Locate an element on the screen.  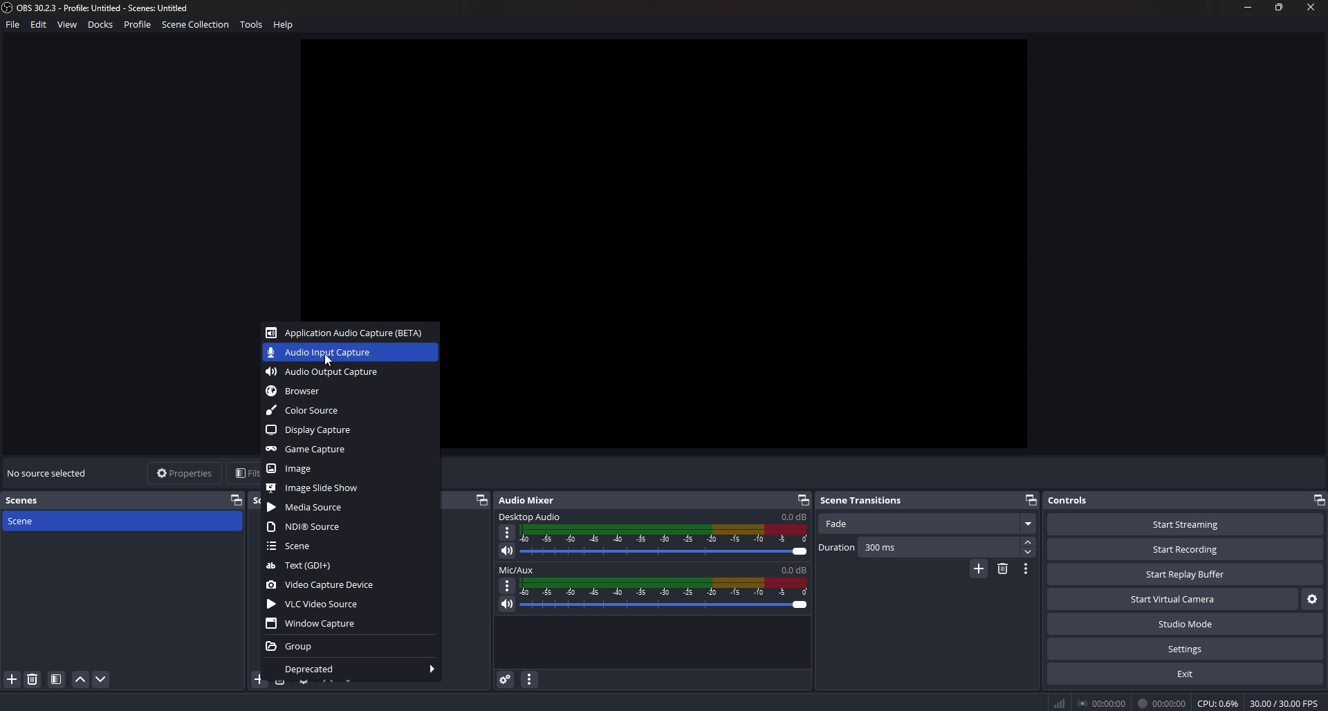
remove transition is located at coordinates (1003, 568).